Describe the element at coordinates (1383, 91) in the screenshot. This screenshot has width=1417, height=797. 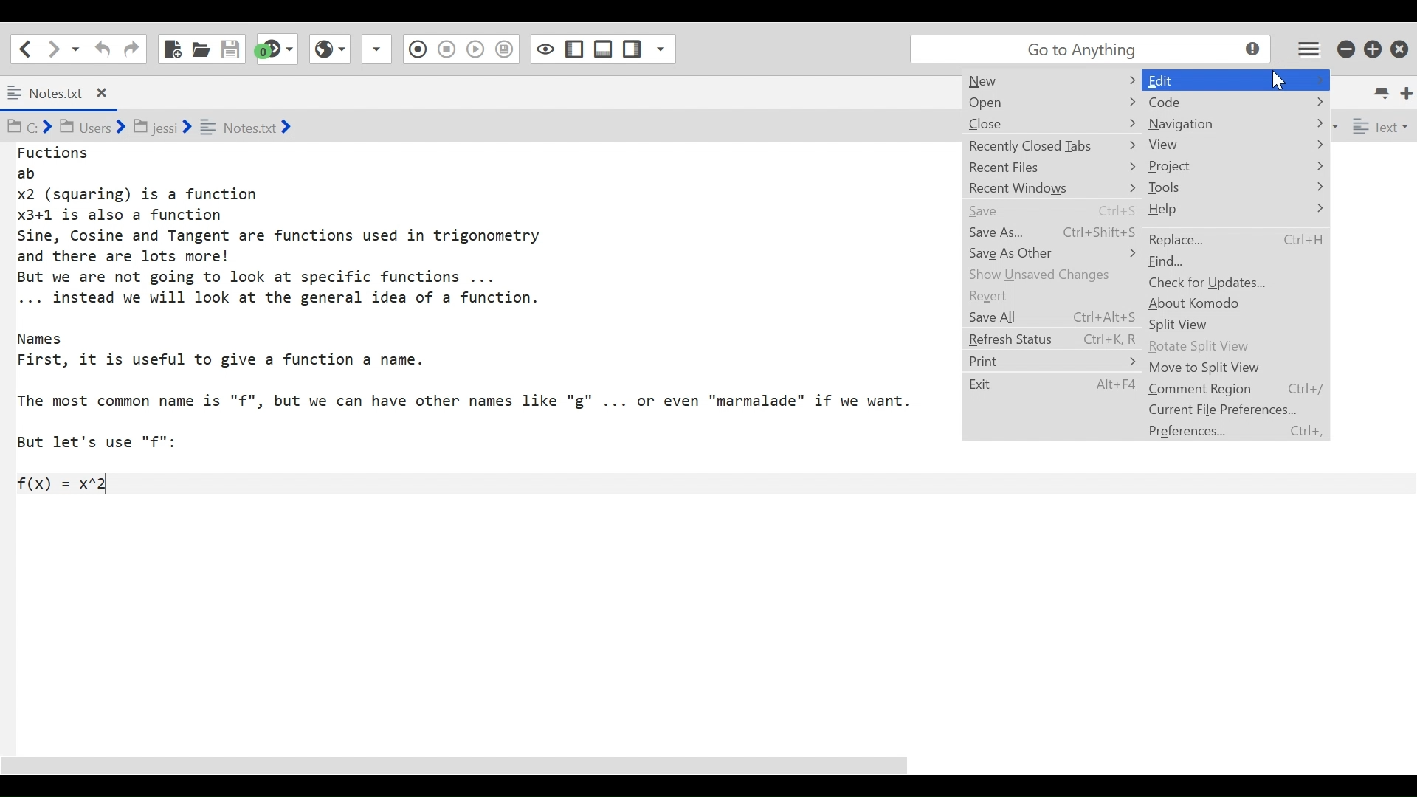
I see `List All Tabs` at that location.